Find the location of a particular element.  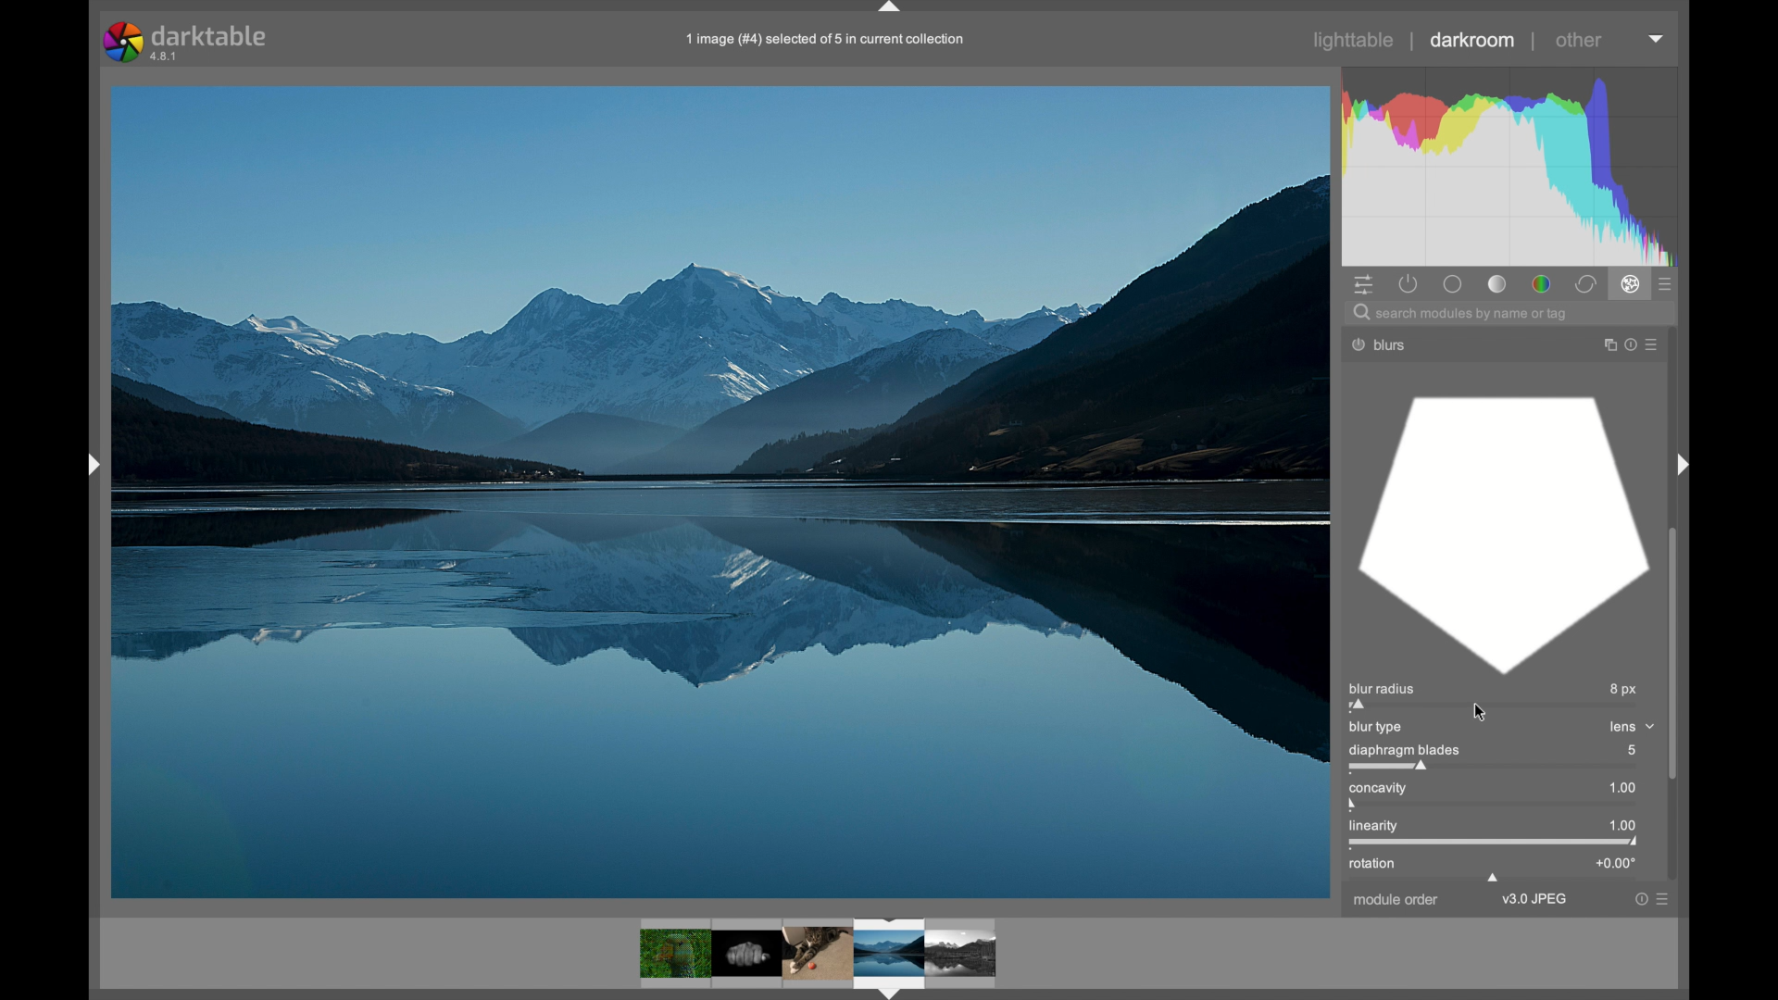

effect is located at coordinates (1630, 285).